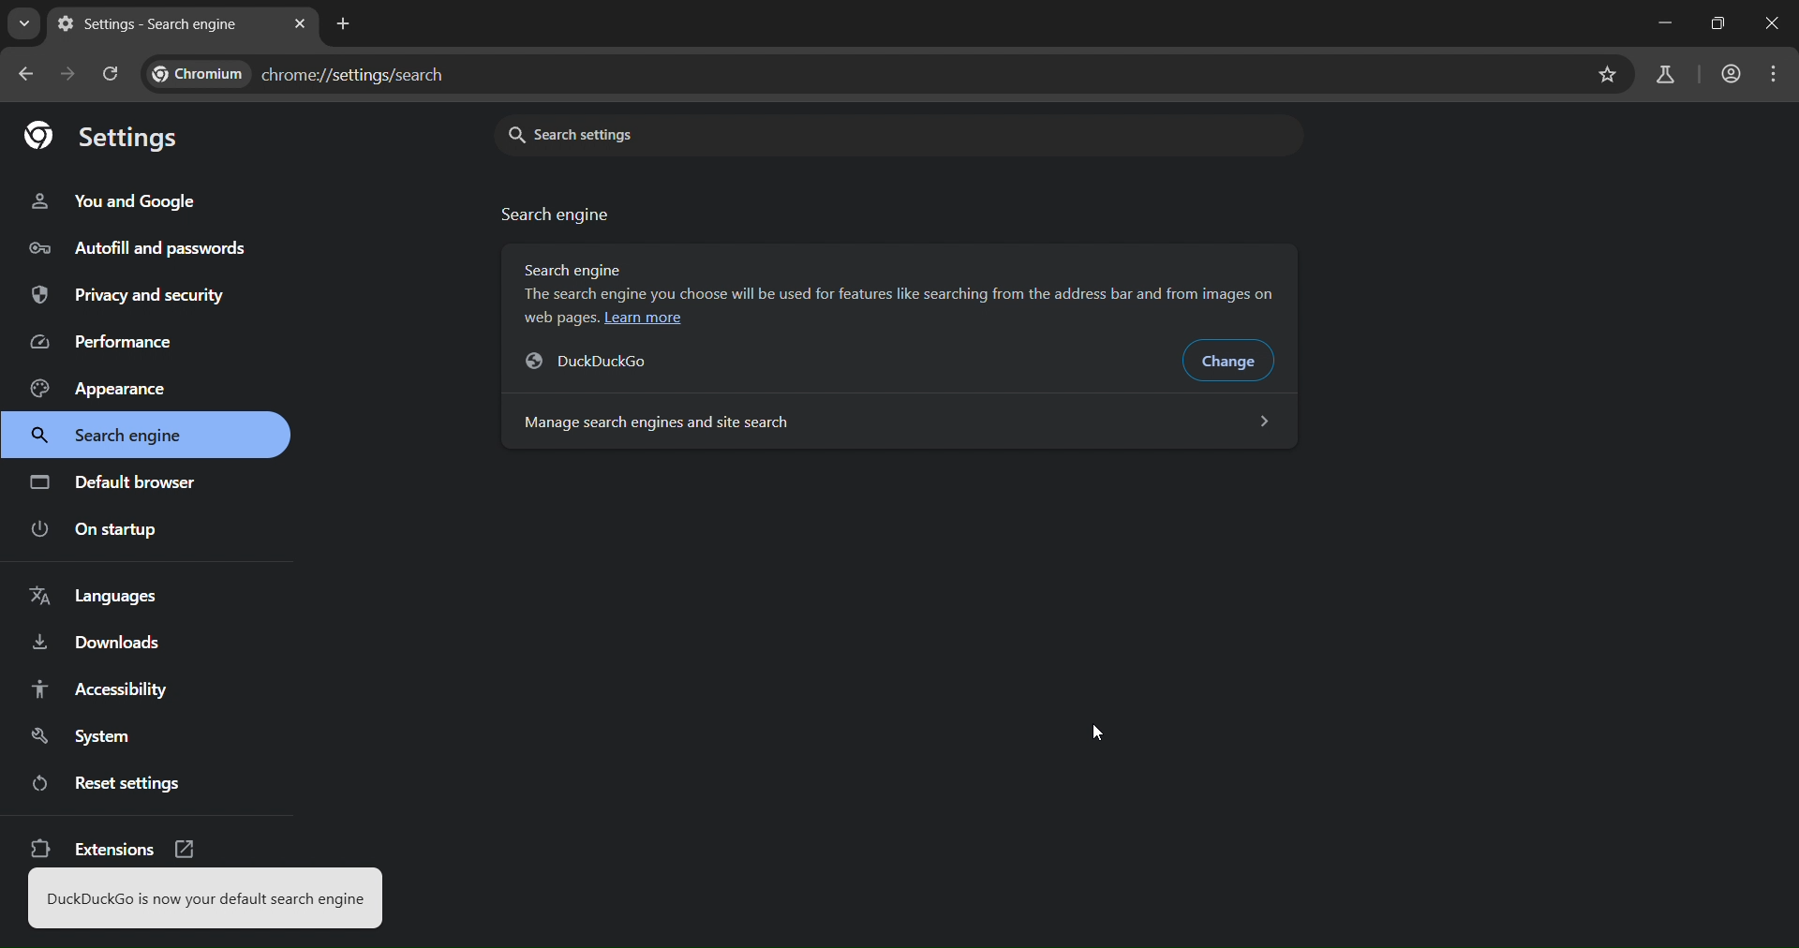 The height and width of the screenshot is (948, 1799). What do you see at coordinates (127, 297) in the screenshot?
I see `privacy & security` at bounding box center [127, 297].